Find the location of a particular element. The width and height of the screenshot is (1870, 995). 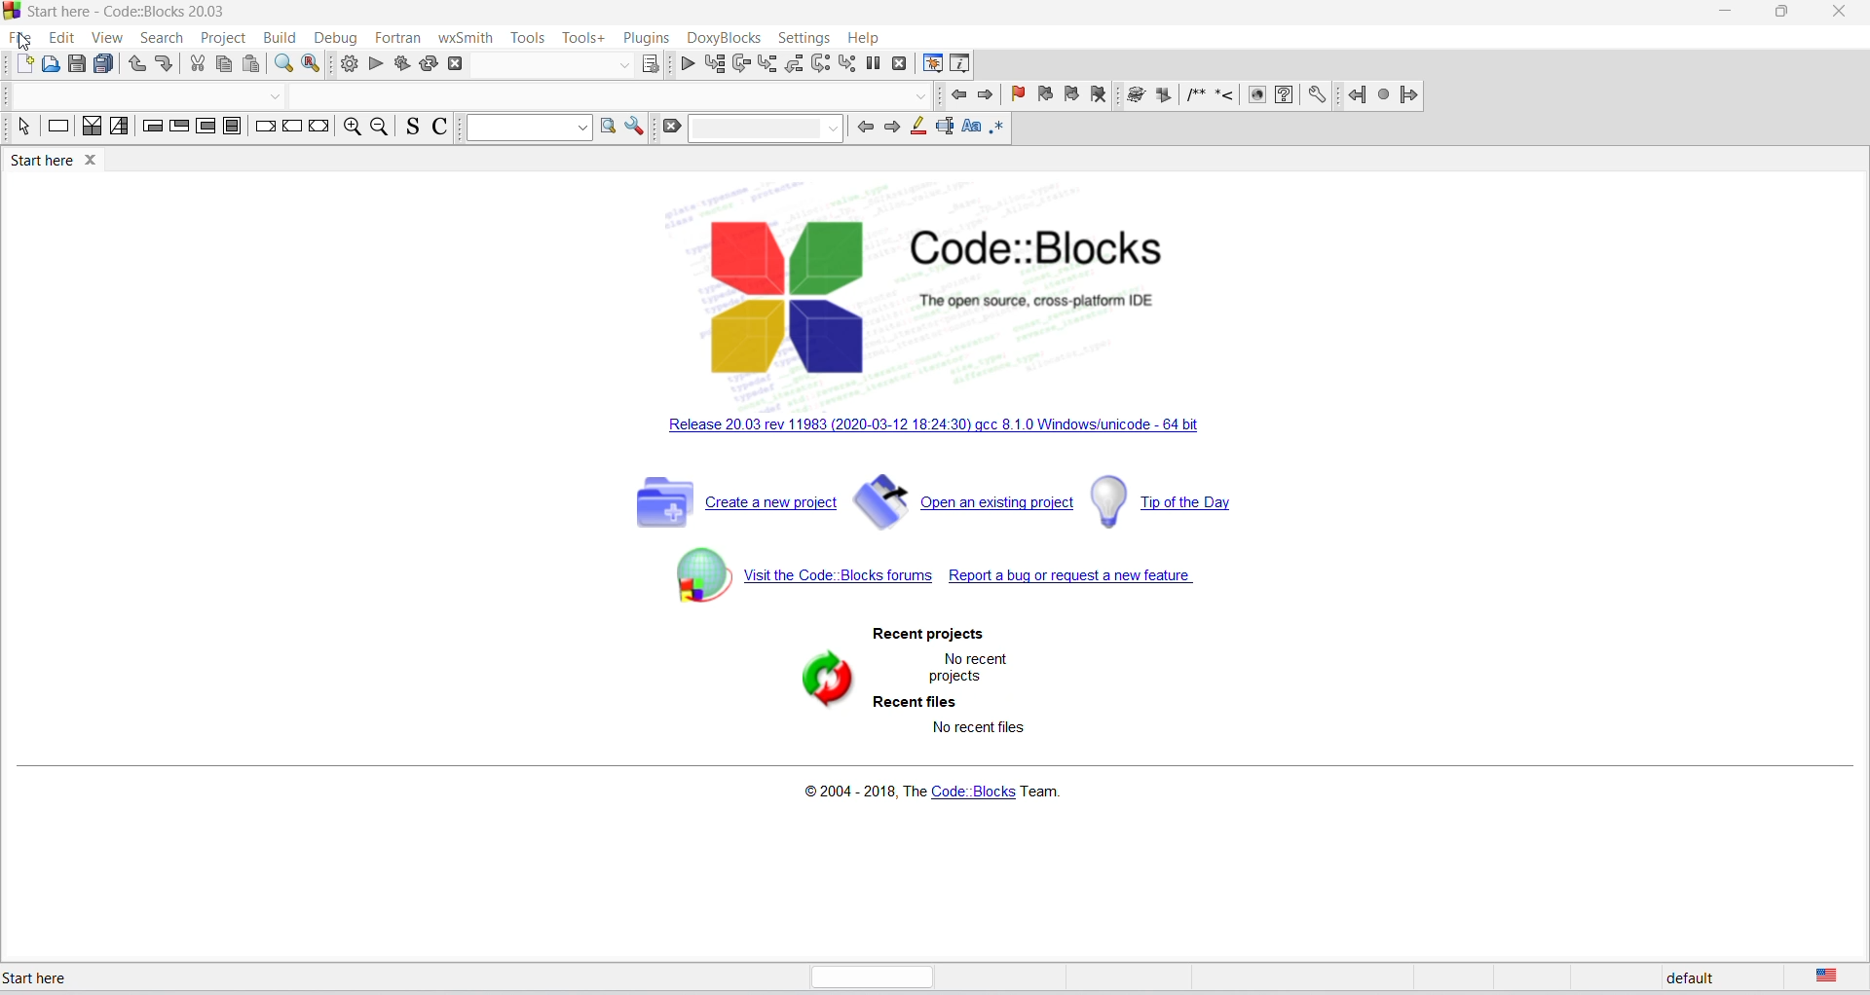

plugins is located at coordinates (642, 35).